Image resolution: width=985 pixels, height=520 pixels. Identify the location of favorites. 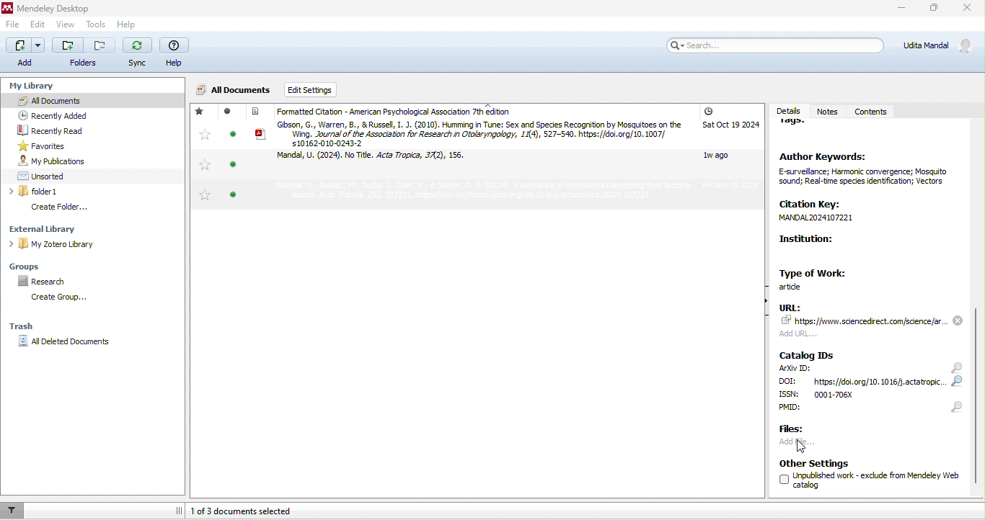
(43, 145).